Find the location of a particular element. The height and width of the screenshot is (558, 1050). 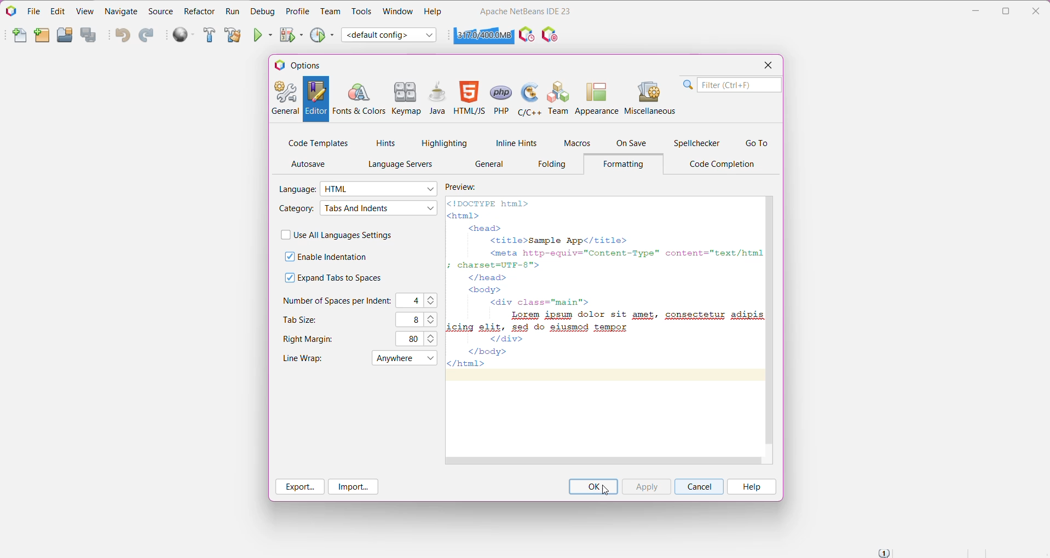

Refactor is located at coordinates (199, 11).